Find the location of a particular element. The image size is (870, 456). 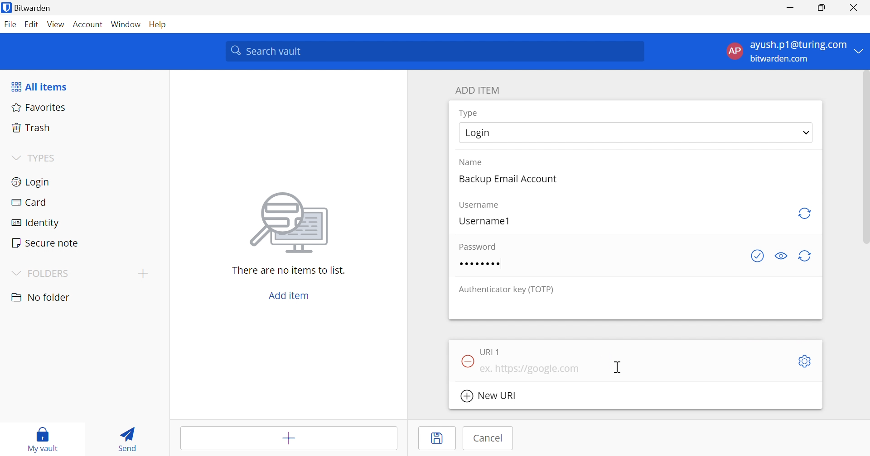

Close is located at coordinates (854, 7).